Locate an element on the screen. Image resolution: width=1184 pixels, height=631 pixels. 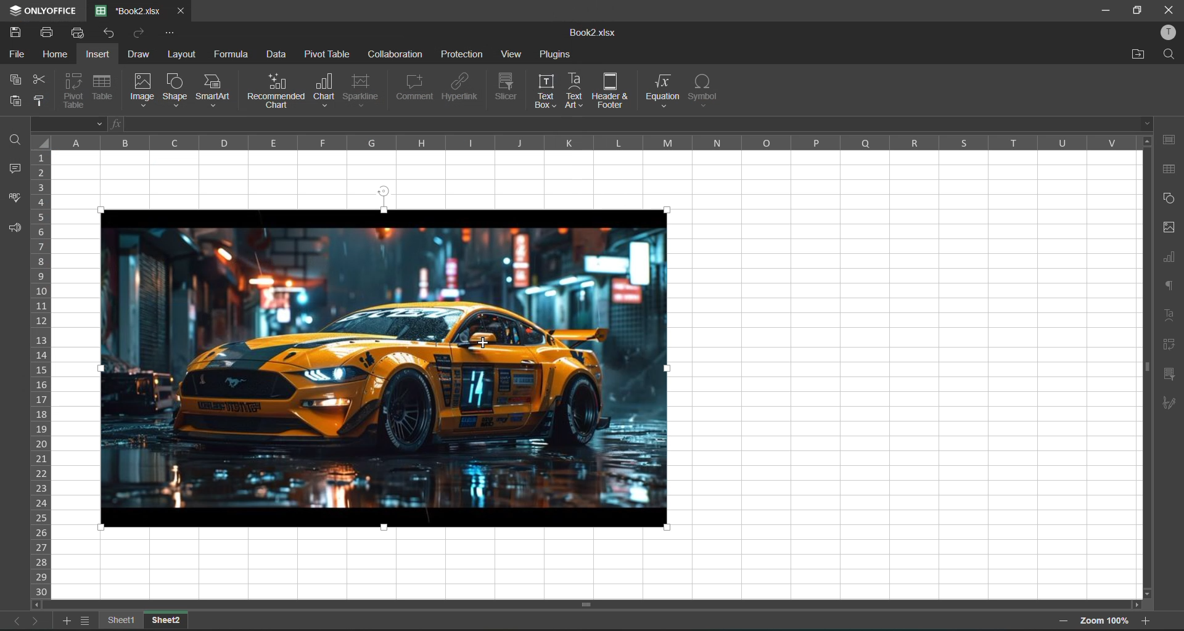
previous is located at coordinates (14, 621).